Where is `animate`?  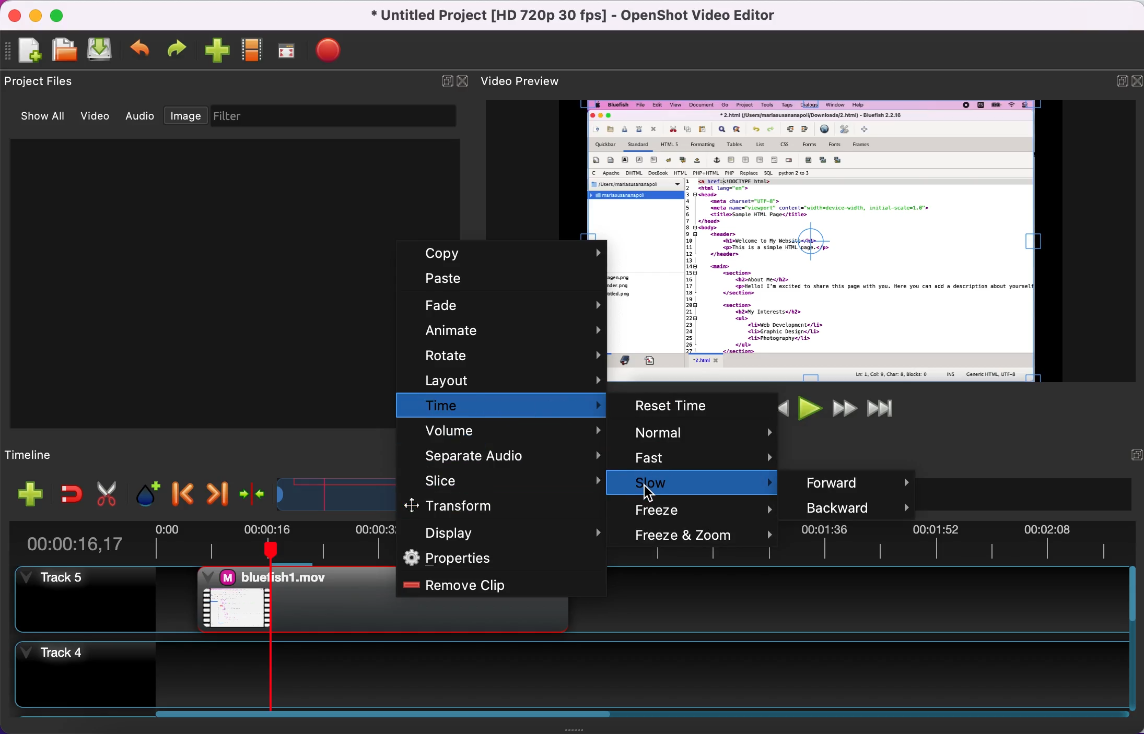
animate is located at coordinates (499, 330).